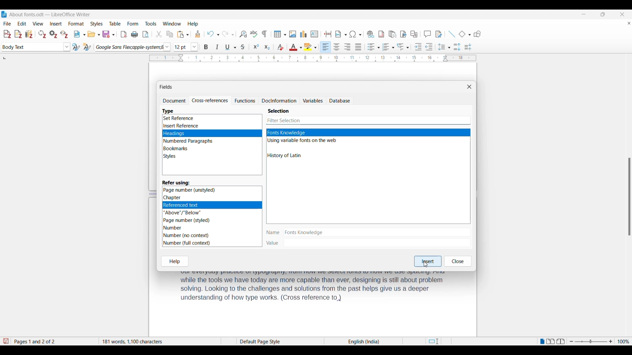  What do you see at coordinates (304, 34) in the screenshot?
I see `Insert graph` at bounding box center [304, 34].